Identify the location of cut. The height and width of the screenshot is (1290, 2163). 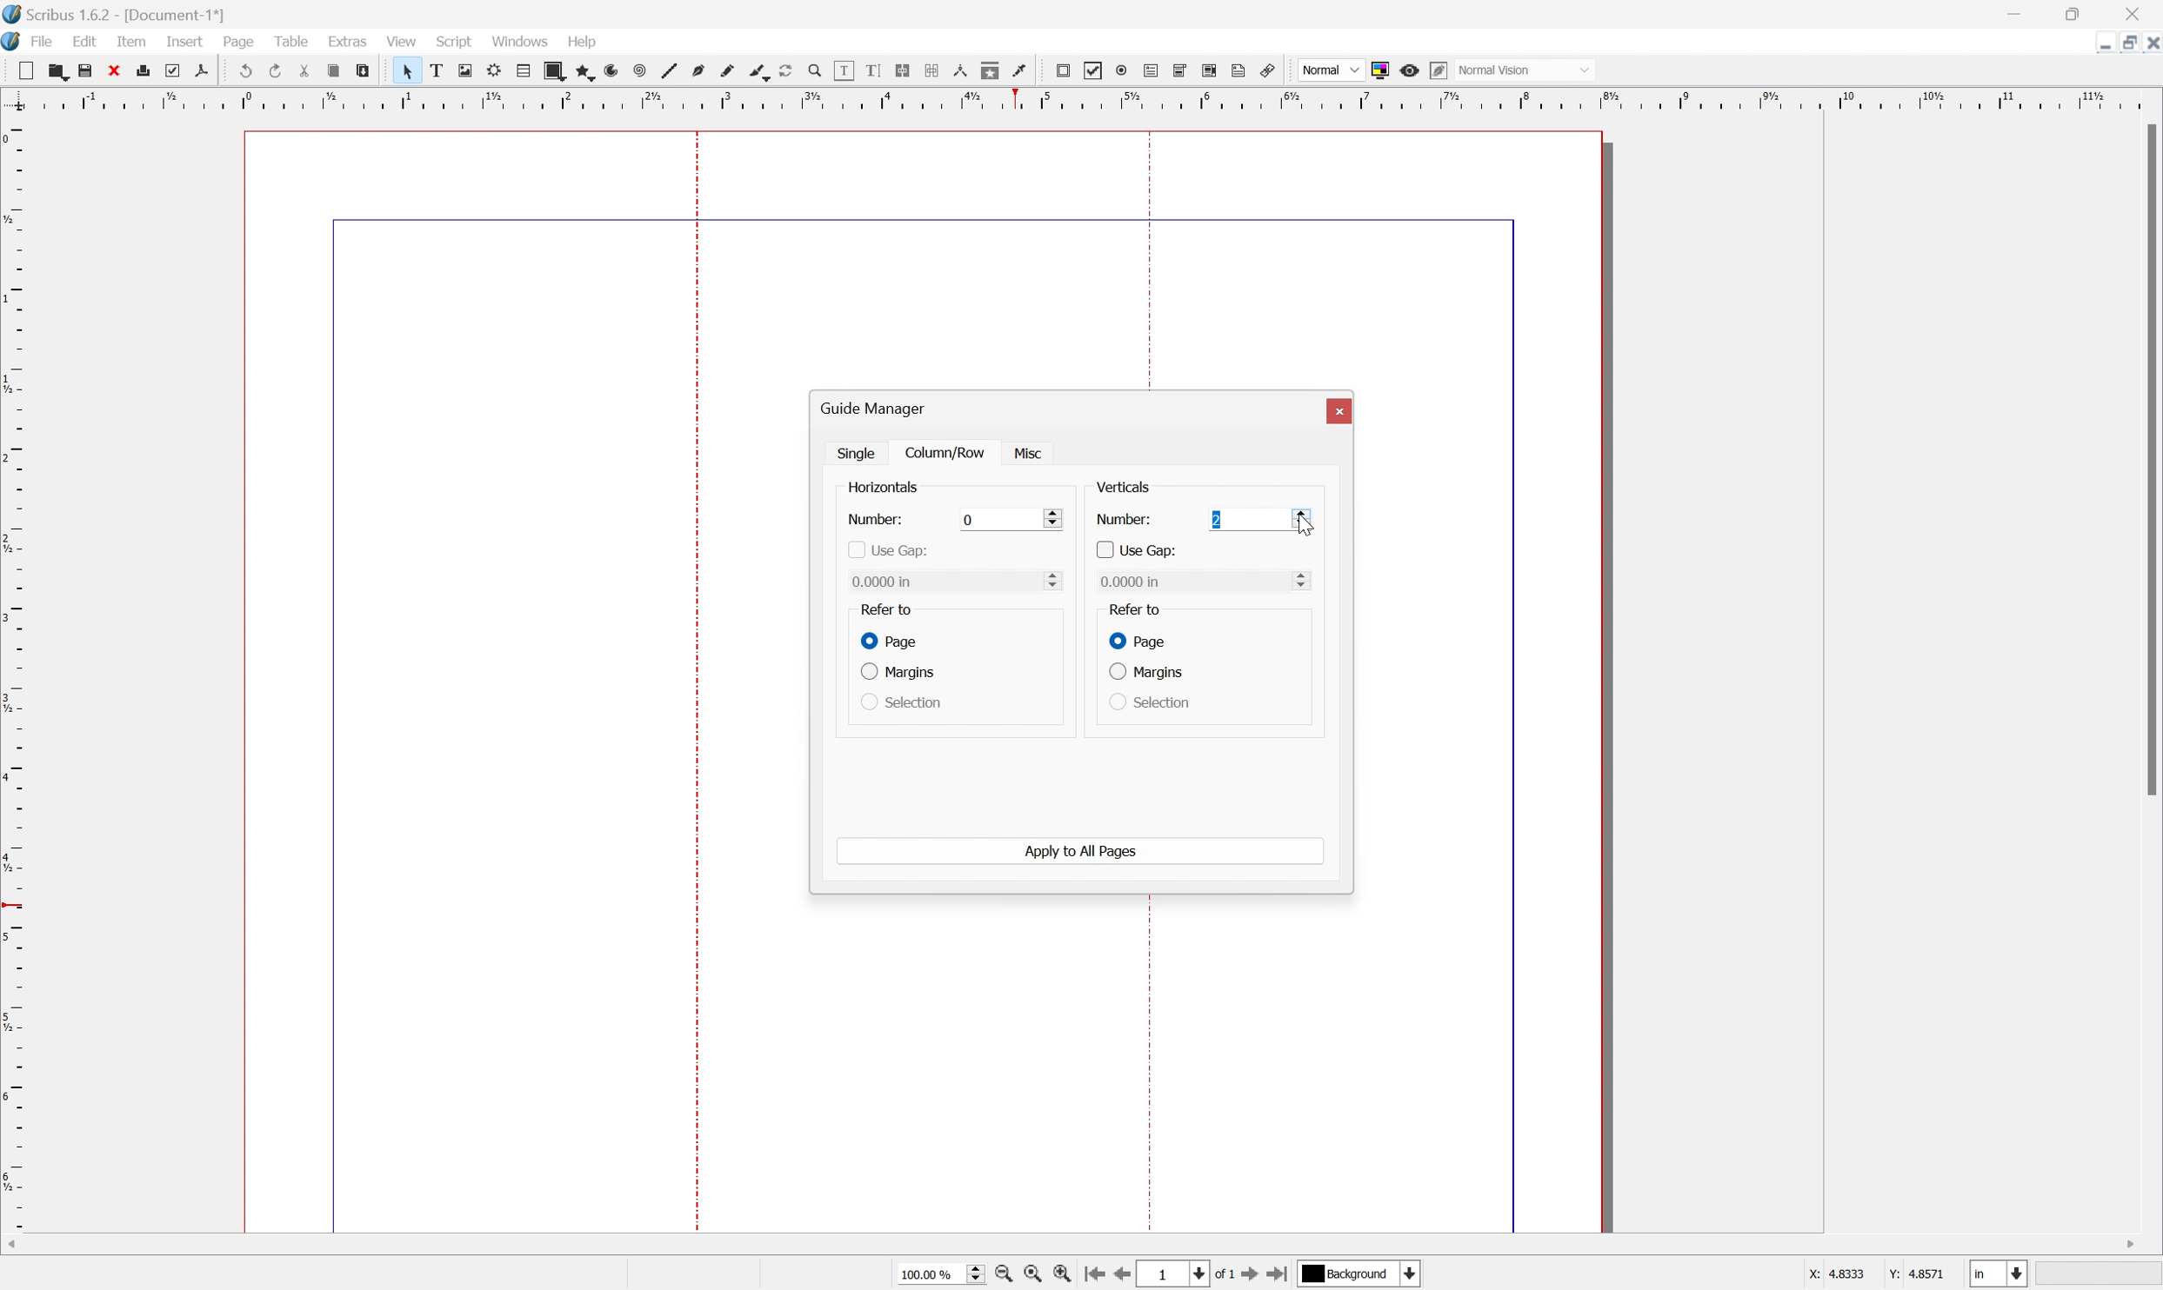
(304, 70).